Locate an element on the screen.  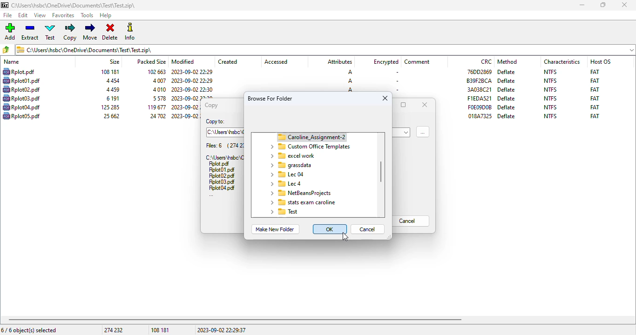
file is located at coordinates (8, 15).